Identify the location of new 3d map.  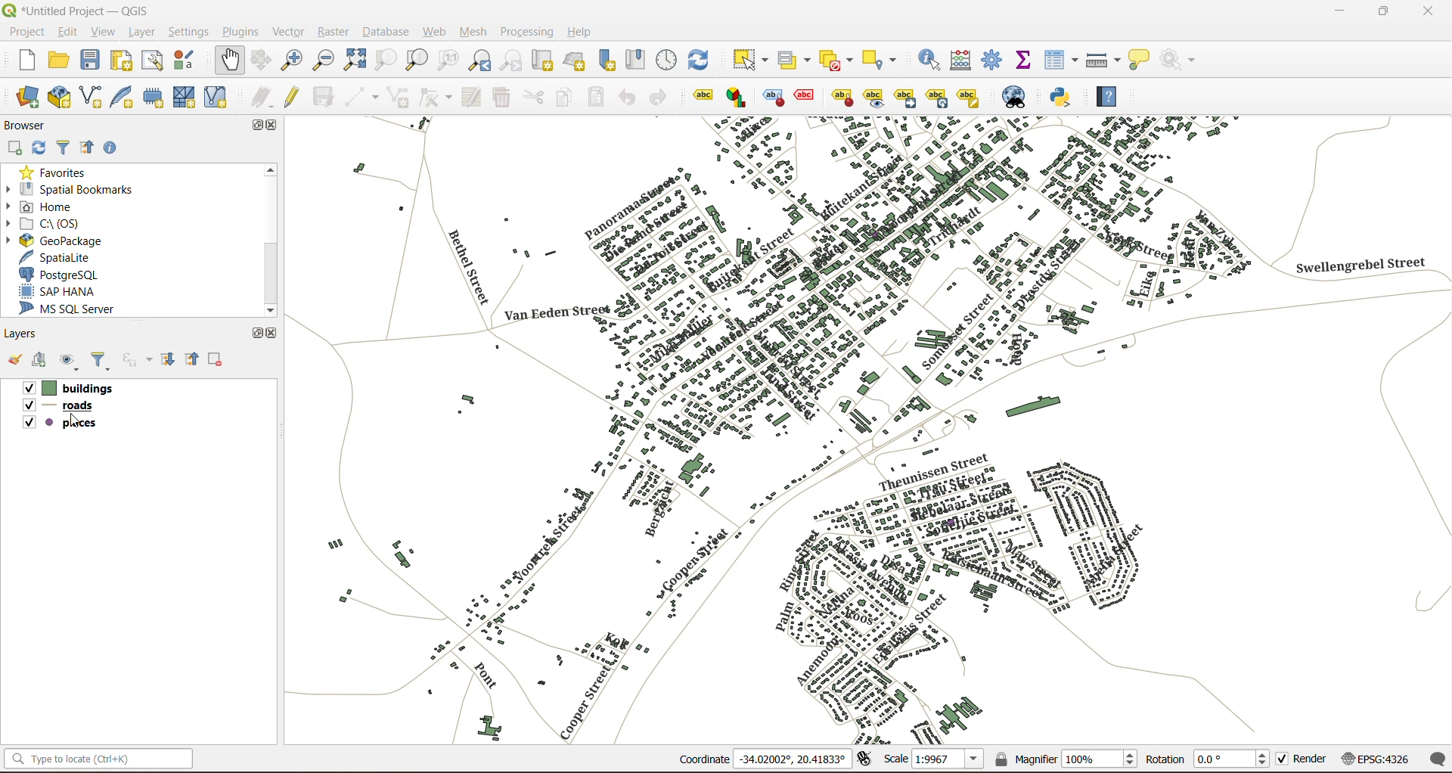
(572, 61).